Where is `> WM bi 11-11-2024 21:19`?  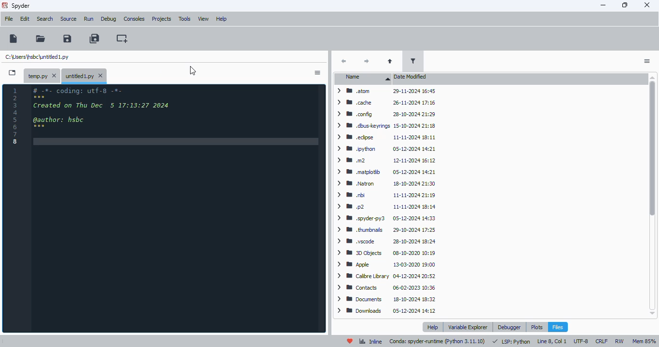 > WM bi 11-11-2024 21:19 is located at coordinates (386, 195).